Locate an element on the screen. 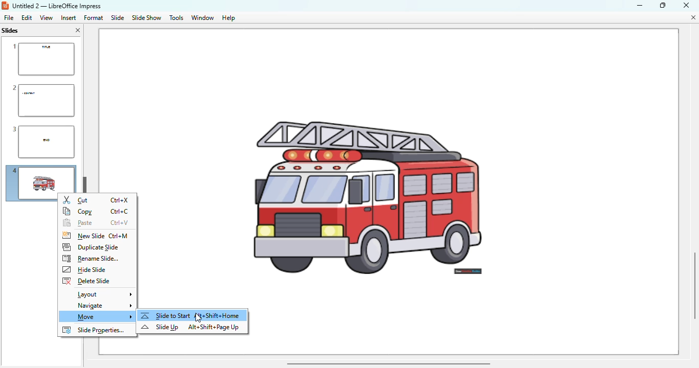 The image size is (699, 368). logo is located at coordinates (5, 6).